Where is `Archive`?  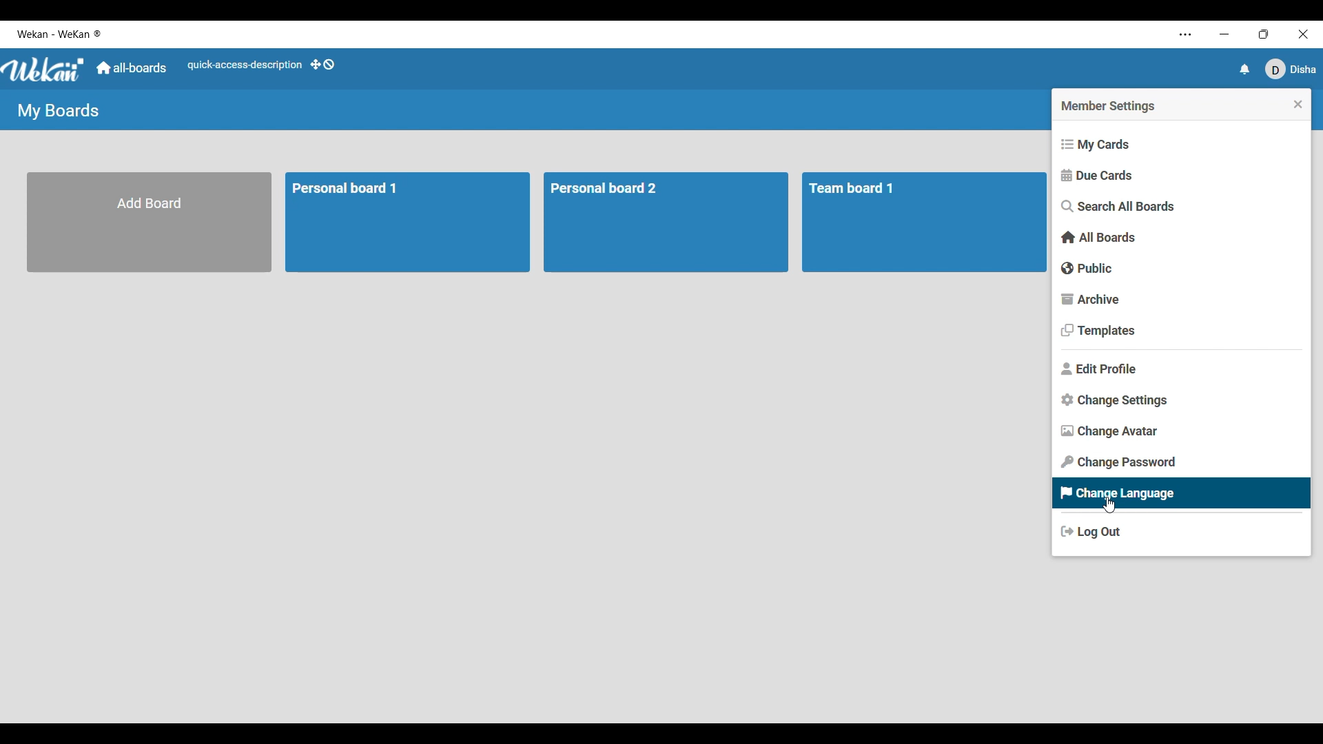 Archive is located at coordinates (1180, 300).